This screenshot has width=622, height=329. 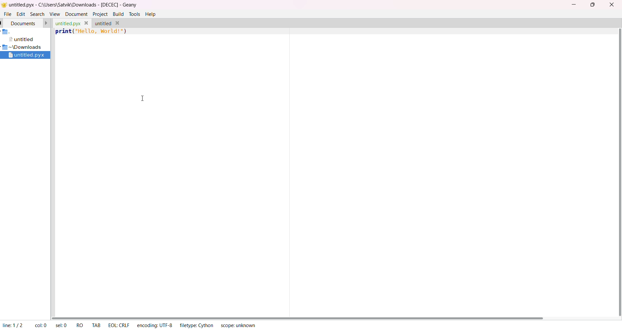 What do you see at coordinates (300, 316) in the screenshot?
I see `horizontal scroll bar` at bounding box center [300, 316].